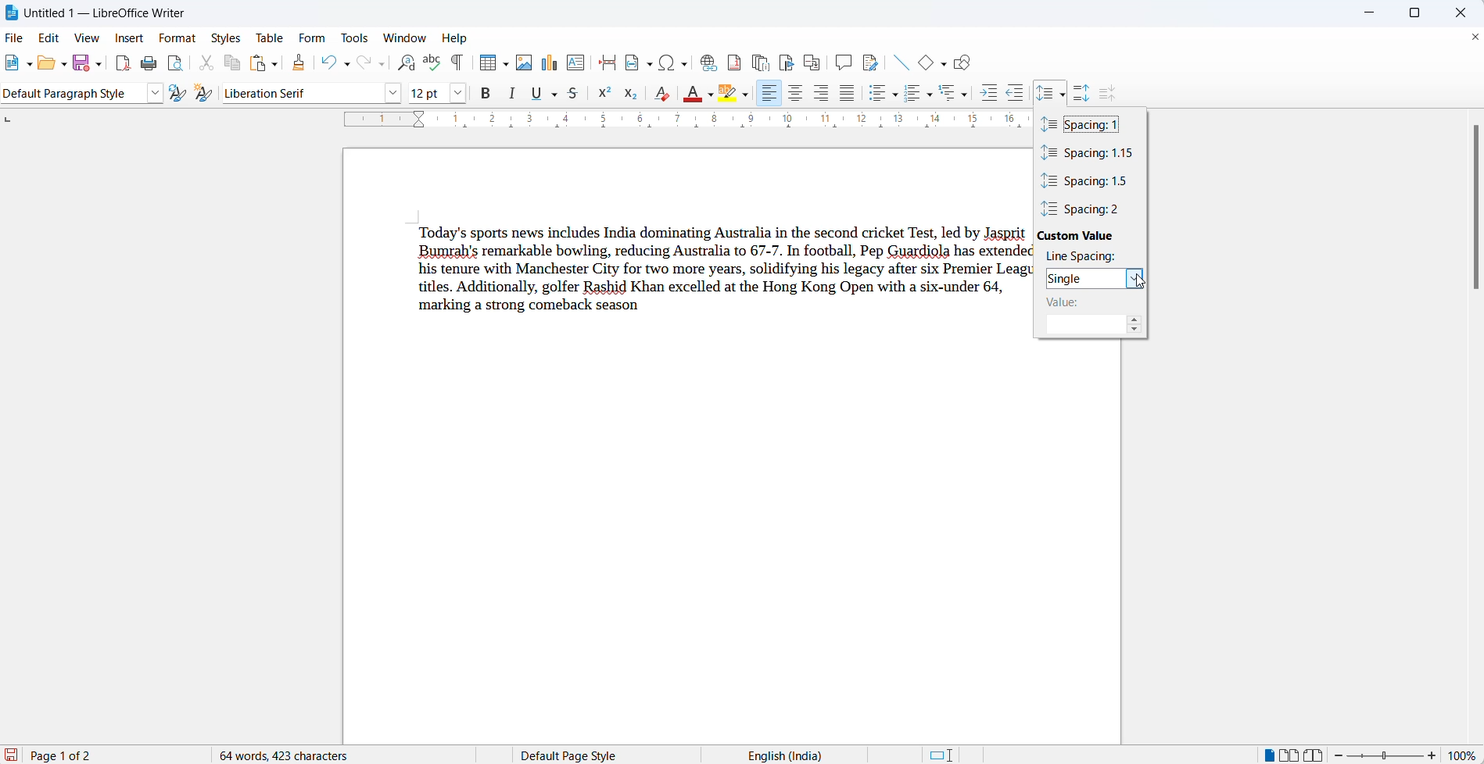 The height and width of the screenshot is (764, 1484). What do you see at coordinates (683, 122) in the screenshot?
I see `scaling` at bounding box center [683, 122].